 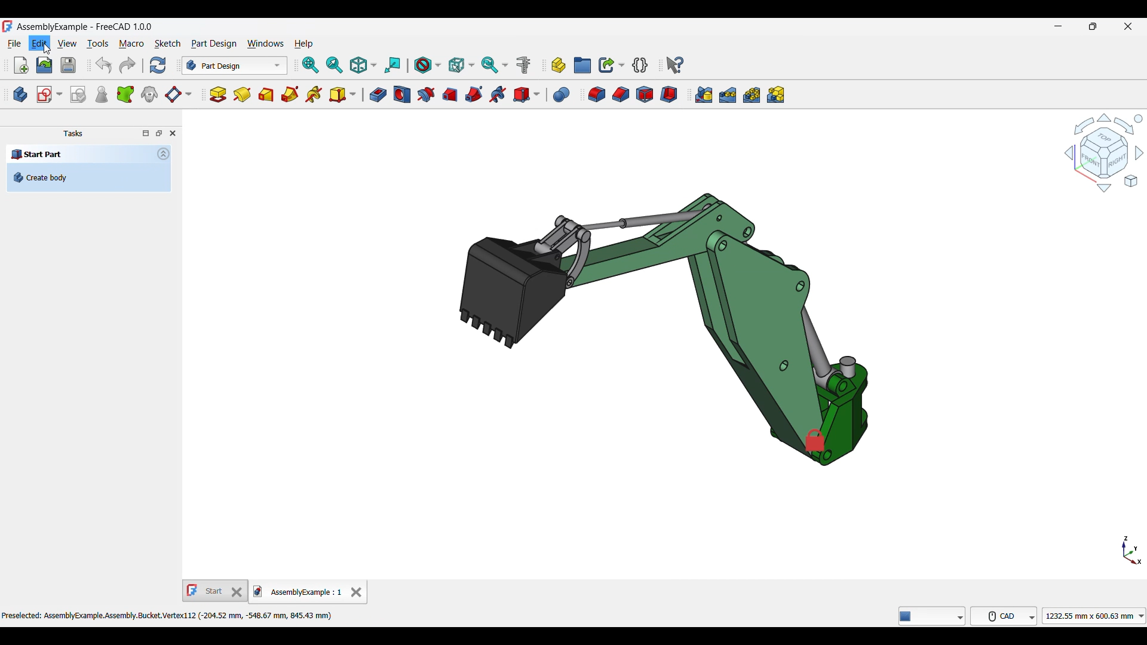 What do you see at coordinates (50, 94) in the screenshot?
I see `Create a sketch options` at bounding box center [50, 94].